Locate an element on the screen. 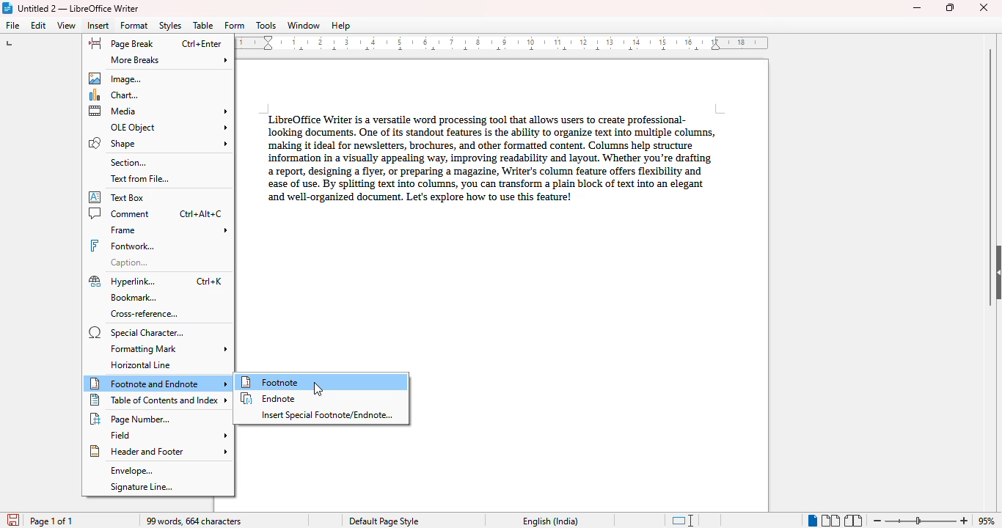  minimize is located at coordinates (917, 8).